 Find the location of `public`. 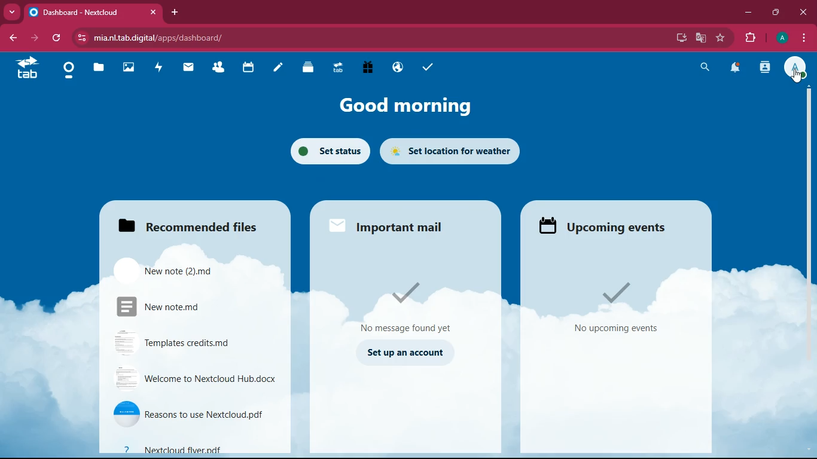

public is located at coordinates (395, 68).